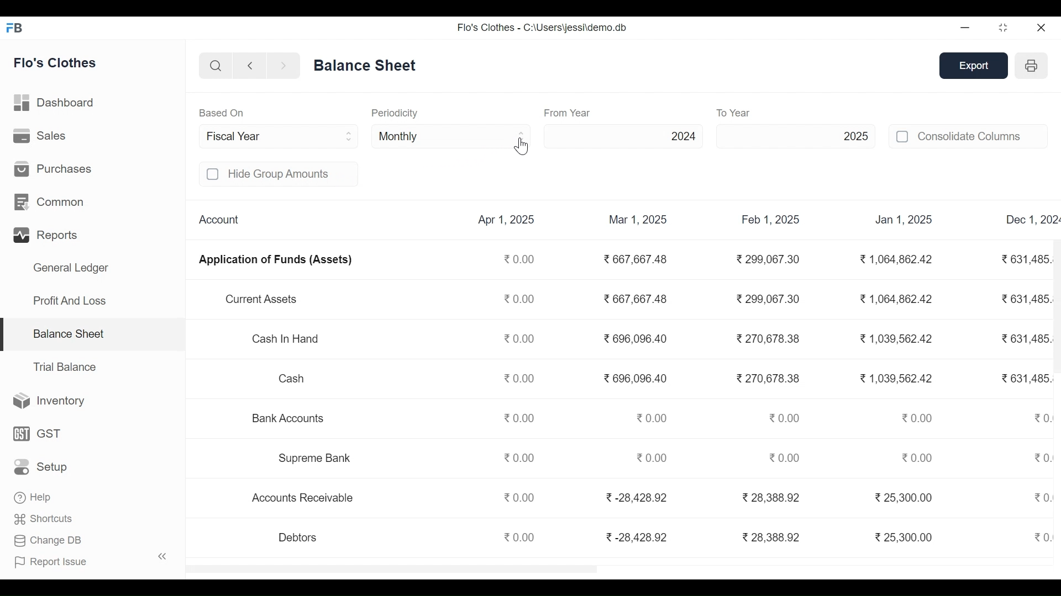 The image size is (1061, 596). Describe the element at coordinates (589, 416) in the screenshot. I see `Bank Accounts %0.00 %0.00 20.00 20.00` at that location.